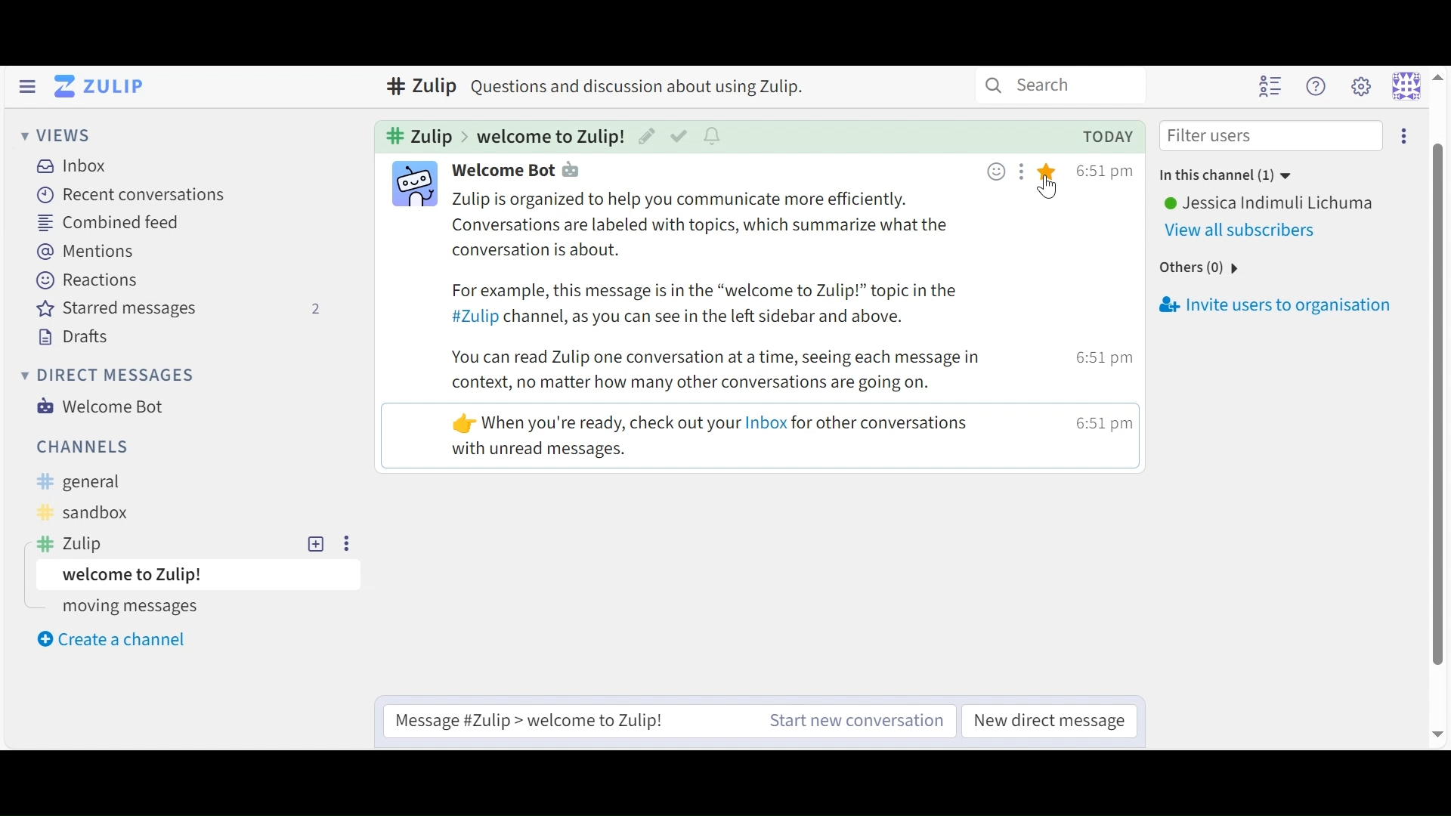 The width and height of the screenshot is (1451, 816). What do you see at coordinates (1364, 85) in the screenshot?
I see `Settings menu` at bounding box center [1364, 85].